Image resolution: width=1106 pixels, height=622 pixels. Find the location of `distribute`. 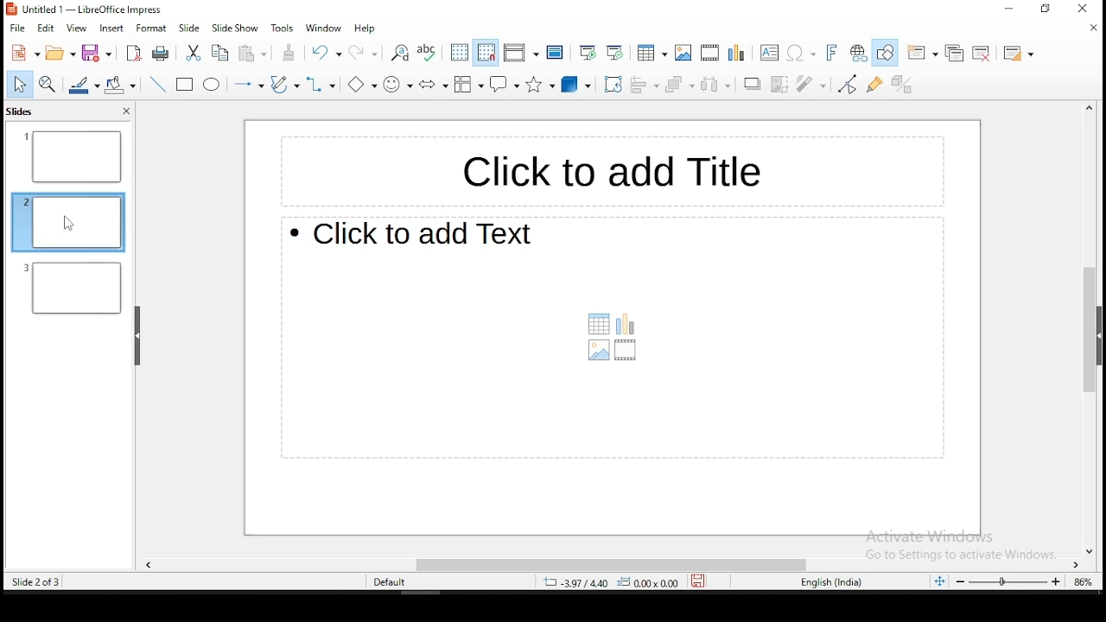

distribute is located at coordinates (715, 86).